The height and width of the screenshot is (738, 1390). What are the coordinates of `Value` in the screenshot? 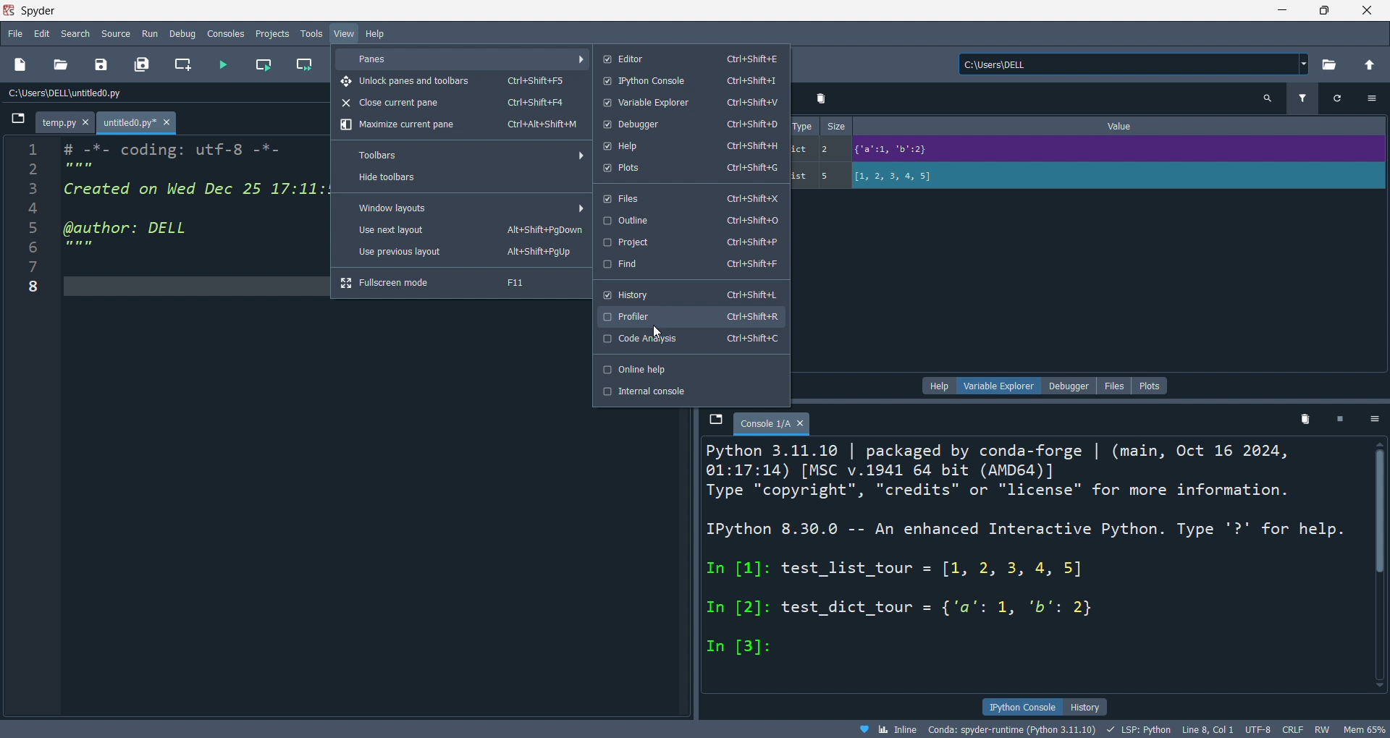 It's located at (1121, 153).